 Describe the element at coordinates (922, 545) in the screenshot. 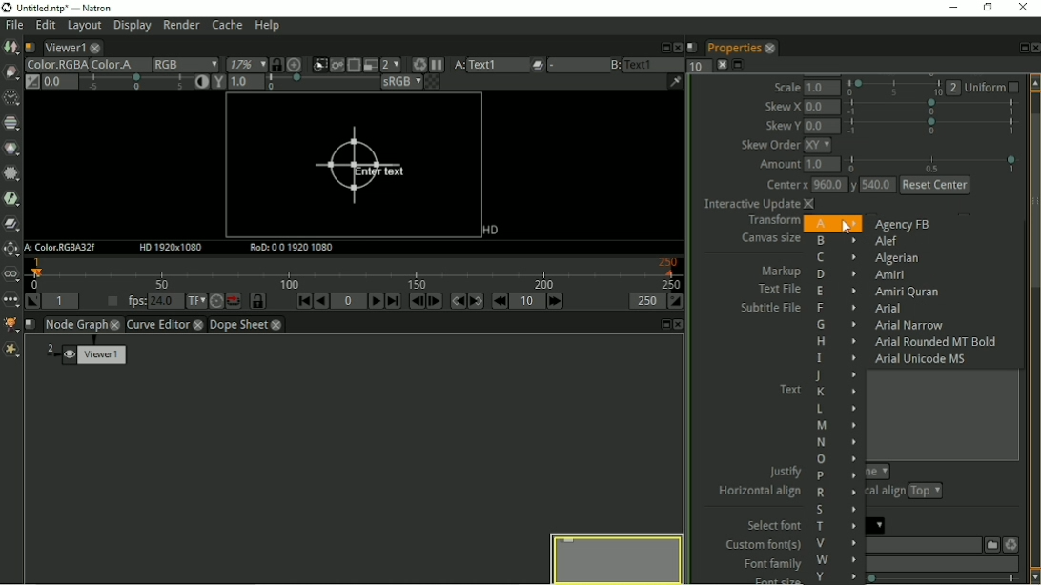

I see `file path` at that location.